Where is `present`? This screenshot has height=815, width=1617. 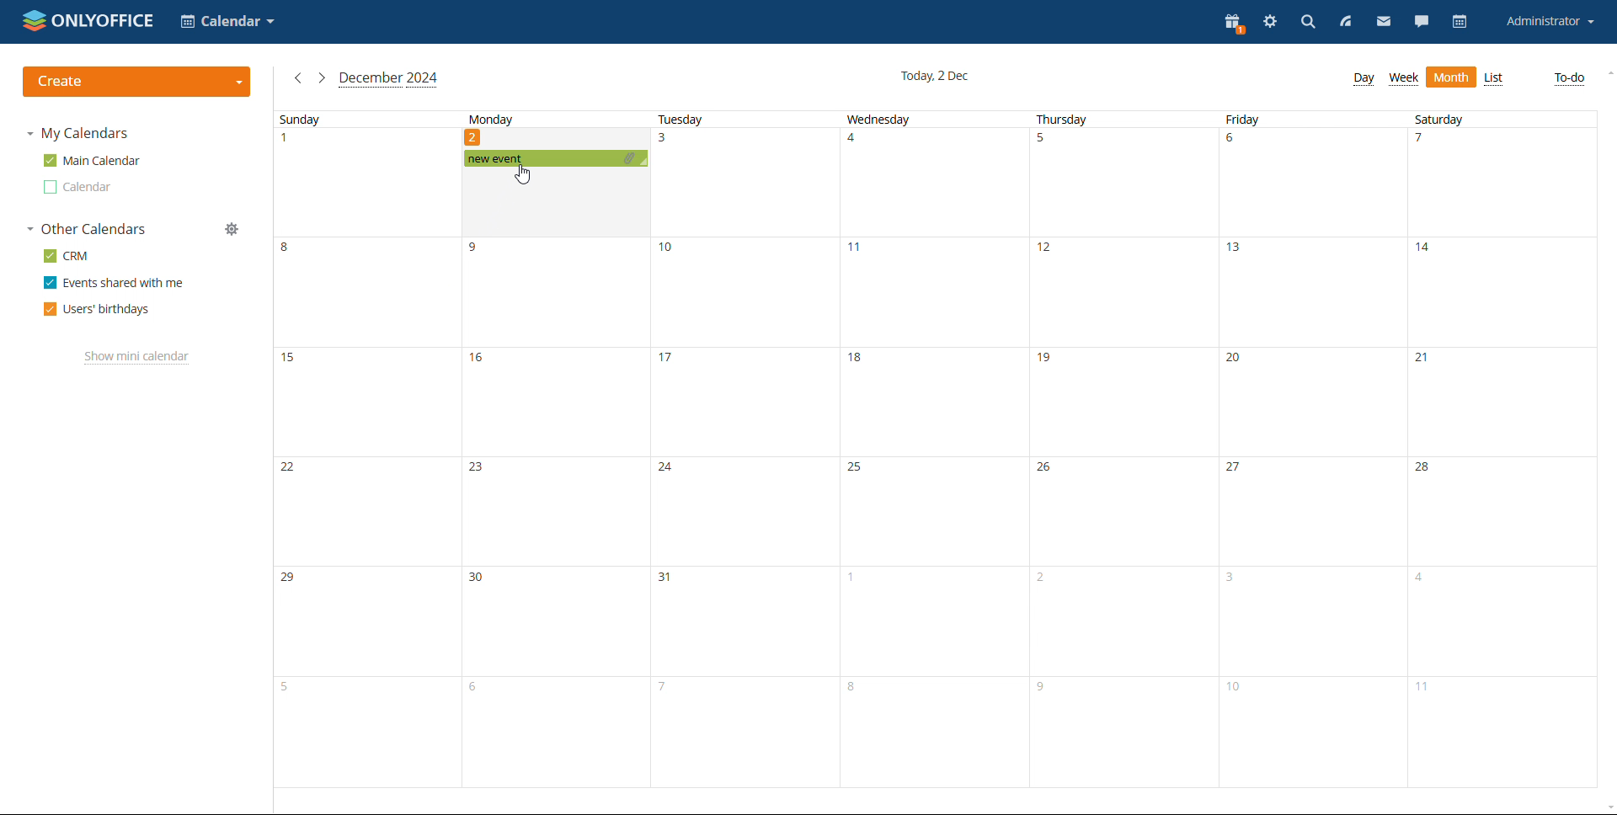 present is located at coordinates (1232, 22).